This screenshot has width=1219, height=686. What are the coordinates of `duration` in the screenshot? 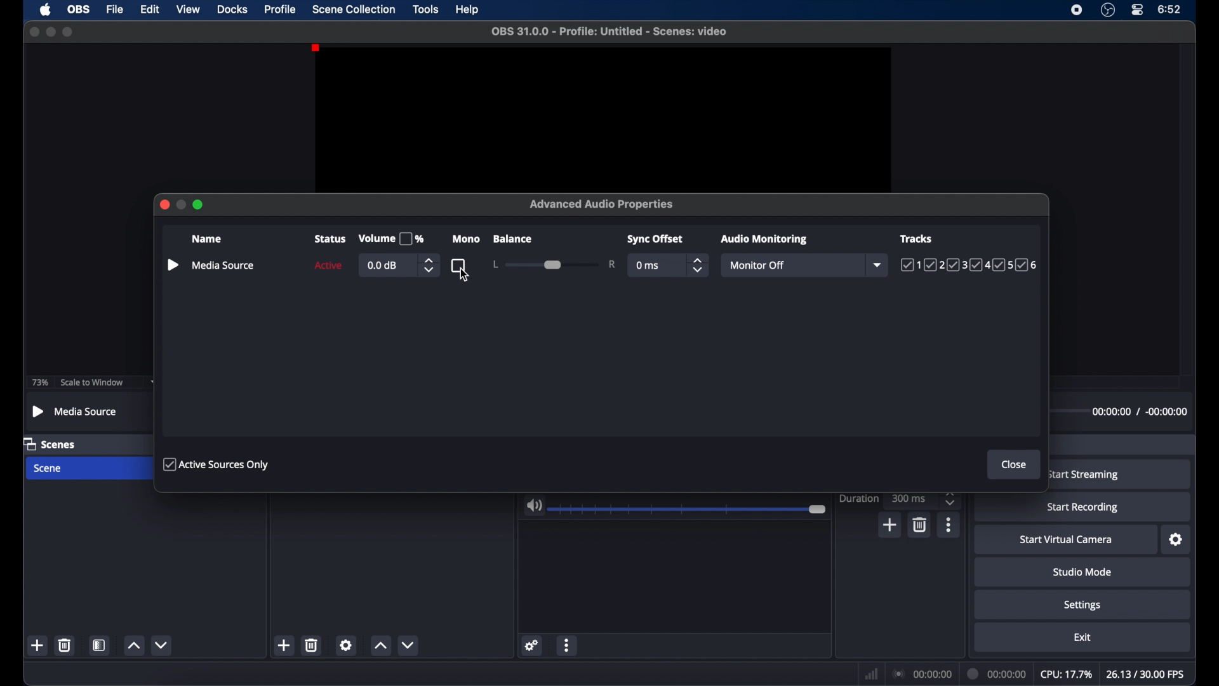 It's located at (998, 673).